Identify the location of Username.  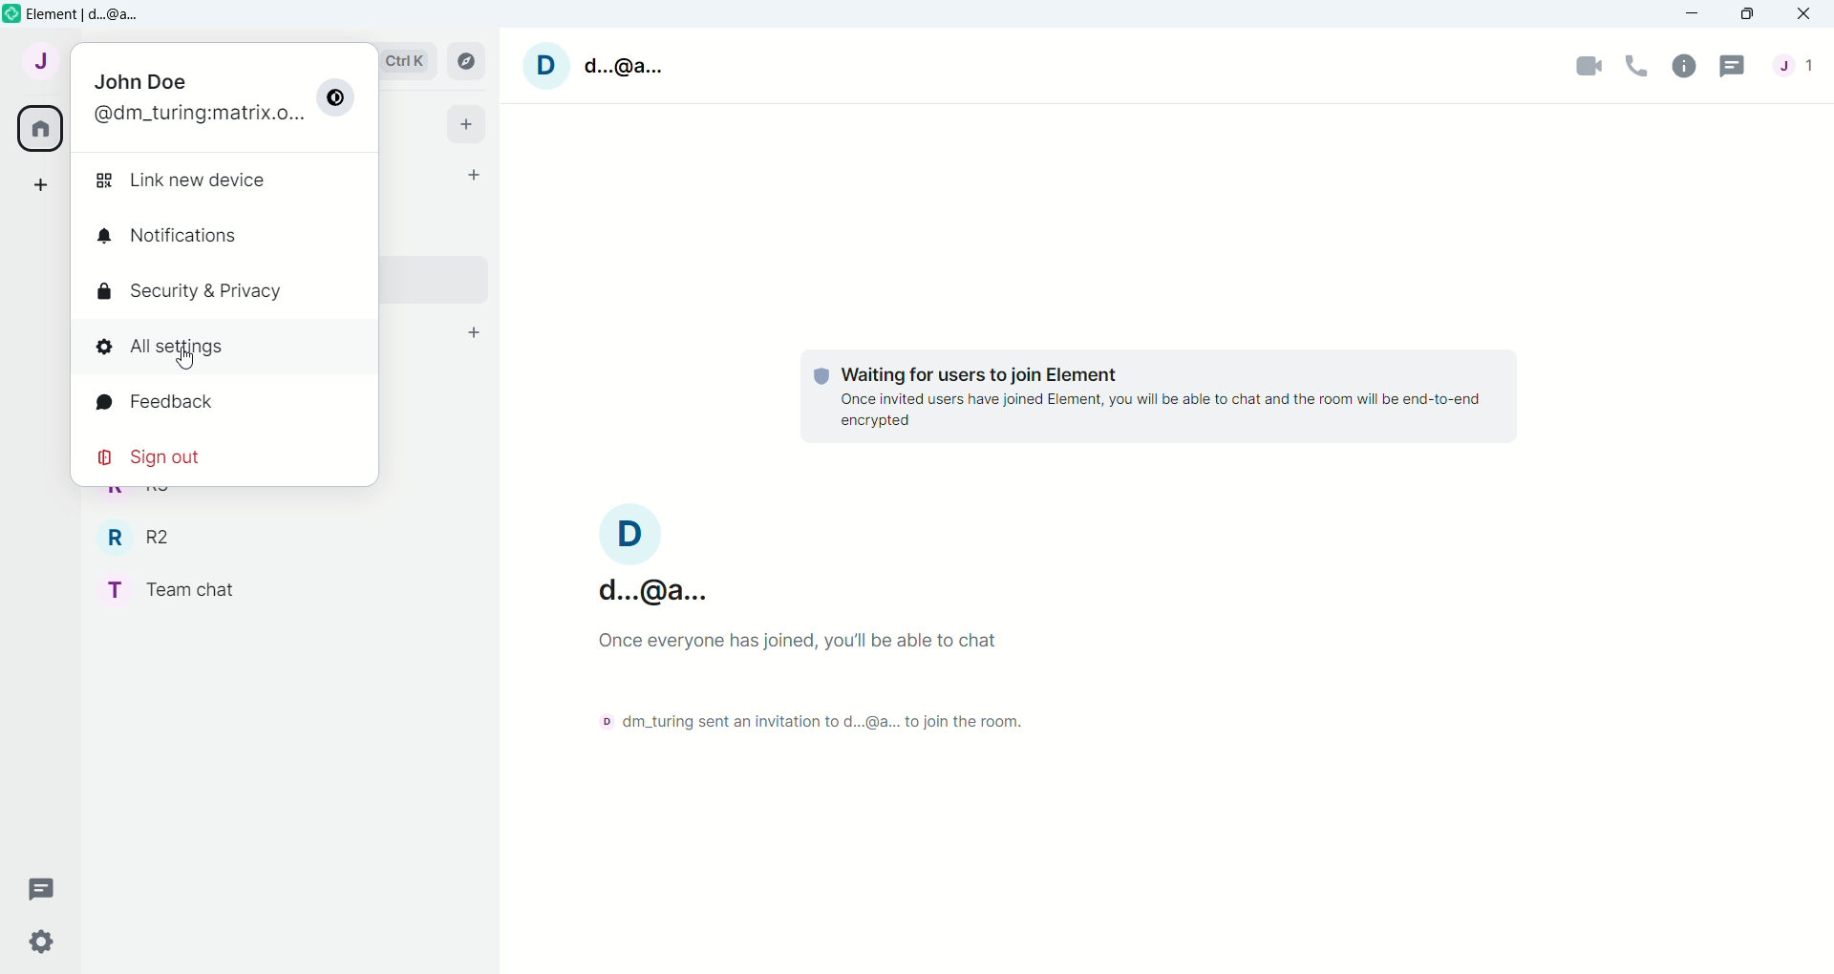
(650, 552).